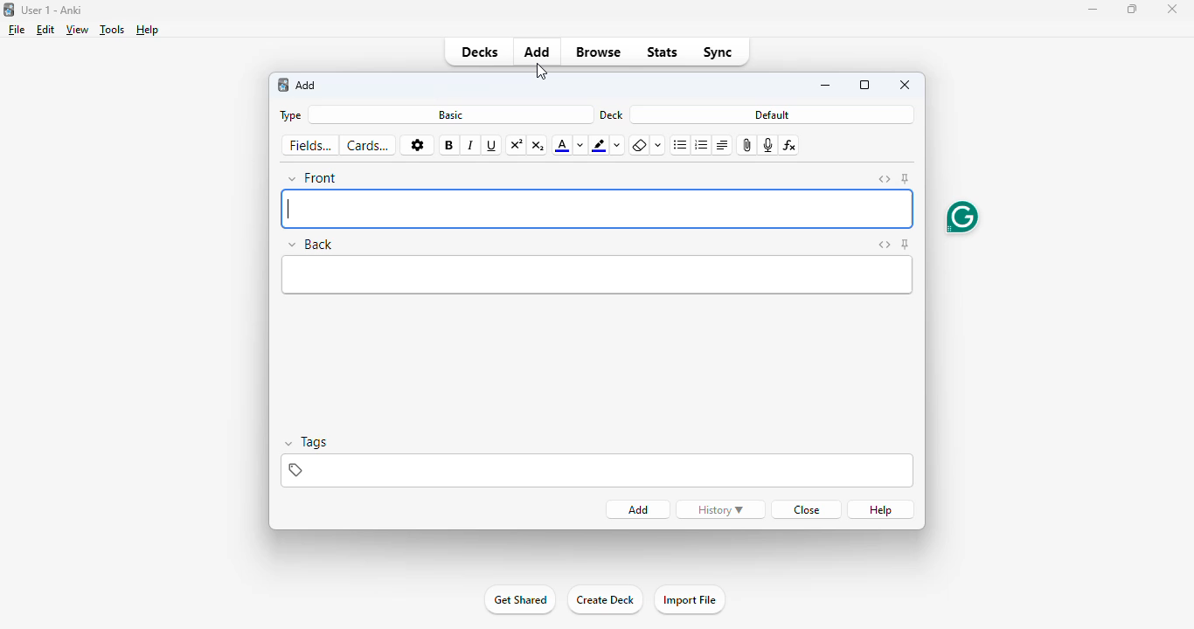  I want to click on cursor, so click(542, 72).